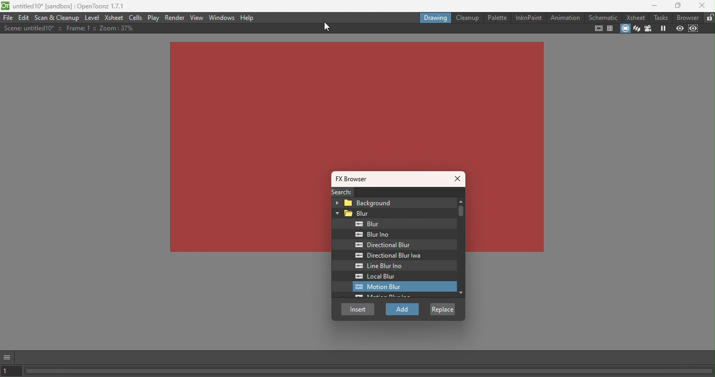  What do you see at coordinates (176, 17) in the screenshot?
I see `Render` at bounding box center [176, 17].